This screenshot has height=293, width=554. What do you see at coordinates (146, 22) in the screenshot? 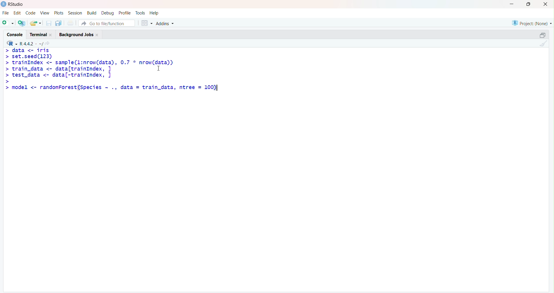
I see `Workspace panes` at bounding box center [146, 22].